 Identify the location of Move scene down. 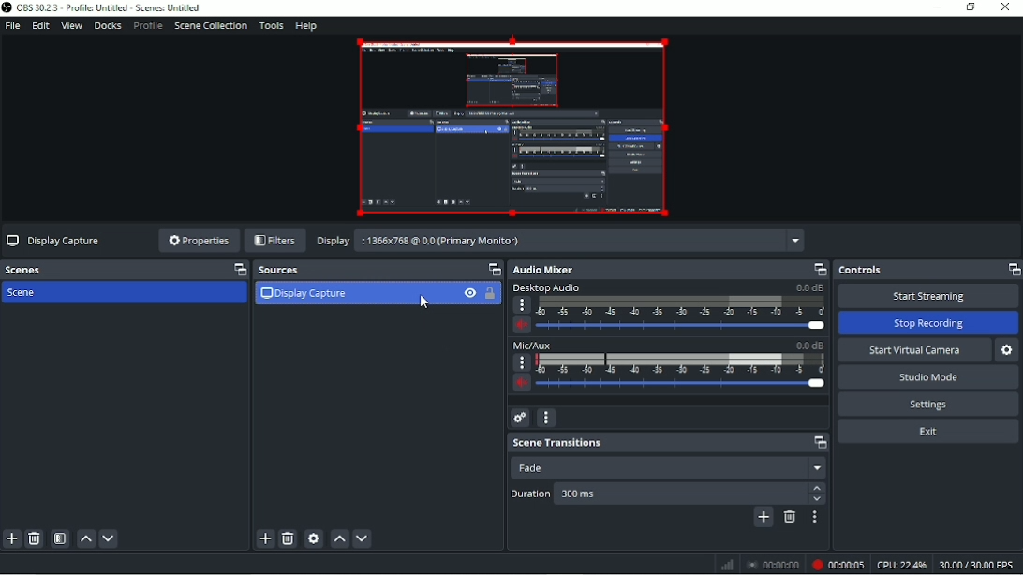
(109, 538).